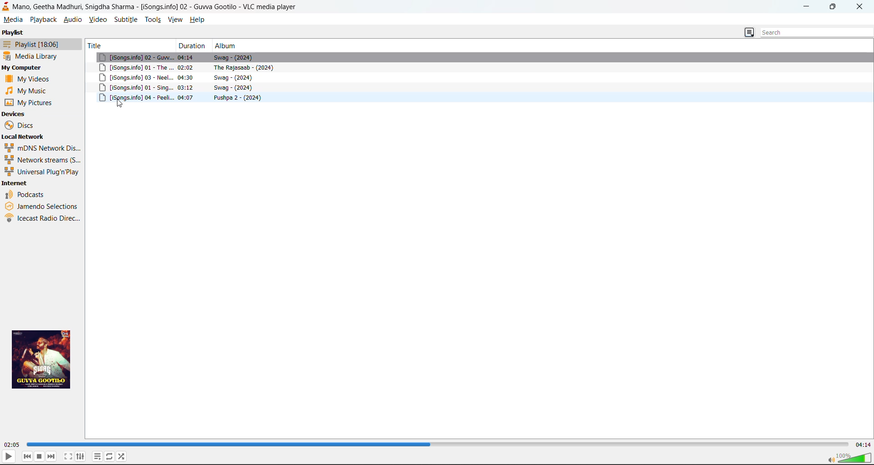 The width and height of the screenshot is (874, 465). What do you see at coordinates (40, 456) in the screenshot?
I see `stop` at bounding box center [40, 456].